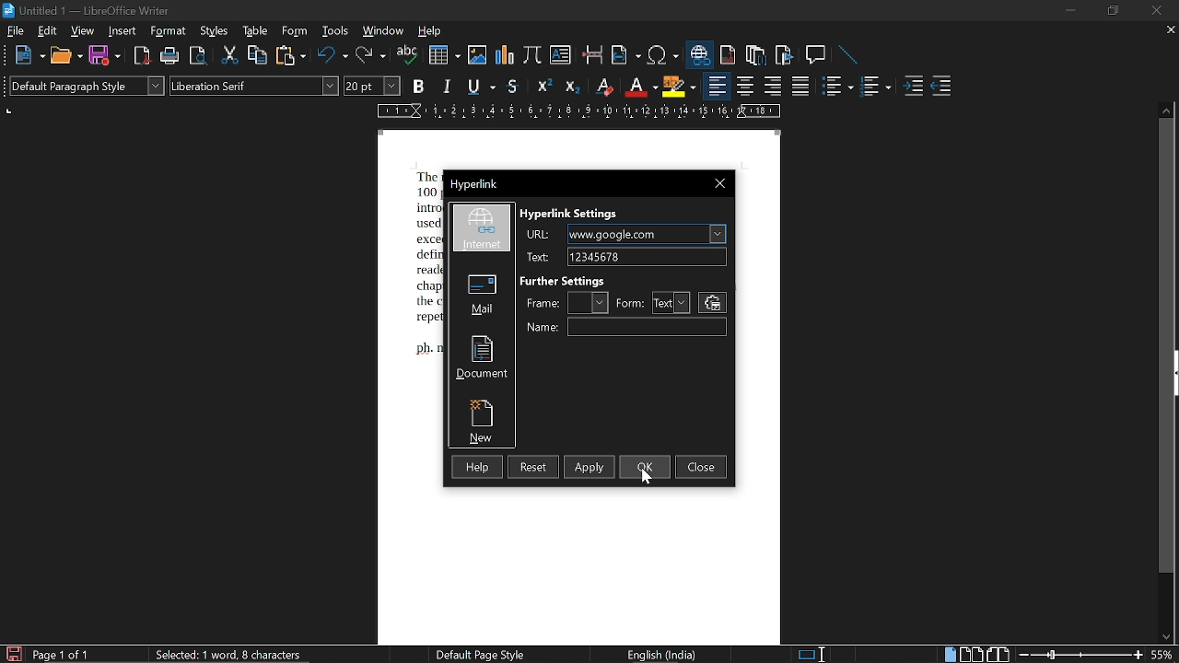 The width and height of the screenshot is (1179, 663). What do you see at coordinates (481, 355) in the screenshot?
I see `document` at bounding box center [481, 355].